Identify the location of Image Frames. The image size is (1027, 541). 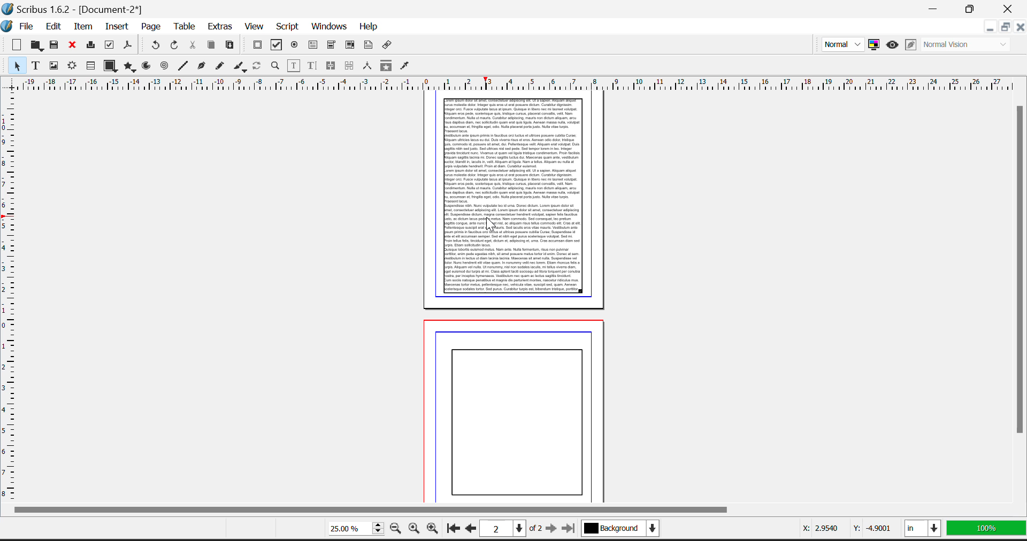
(53, 65).